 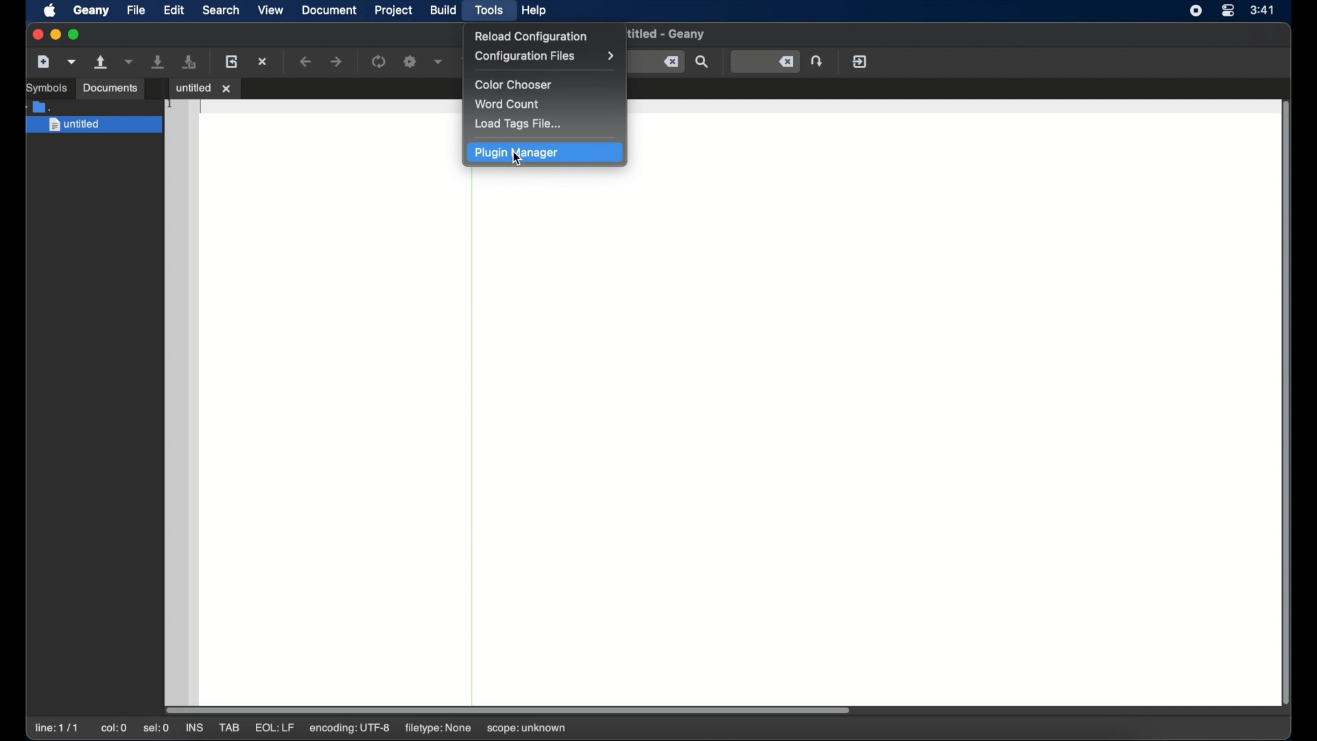 I want to click on document, so click(x=329, y=10).